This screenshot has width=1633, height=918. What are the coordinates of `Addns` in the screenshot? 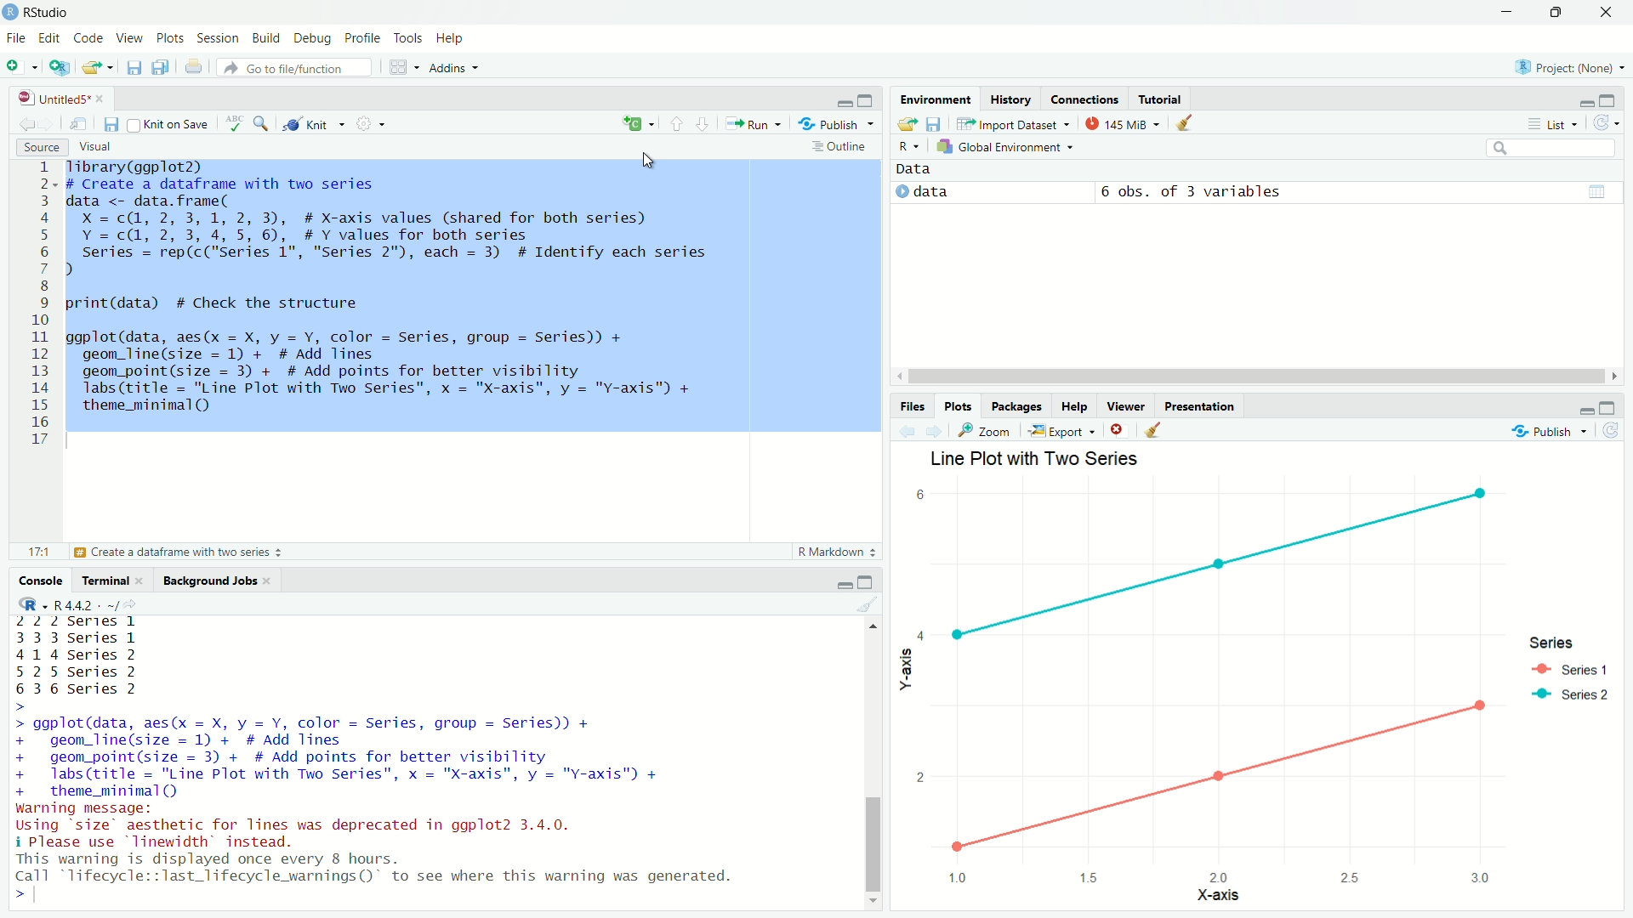 It's located at (458, 71).